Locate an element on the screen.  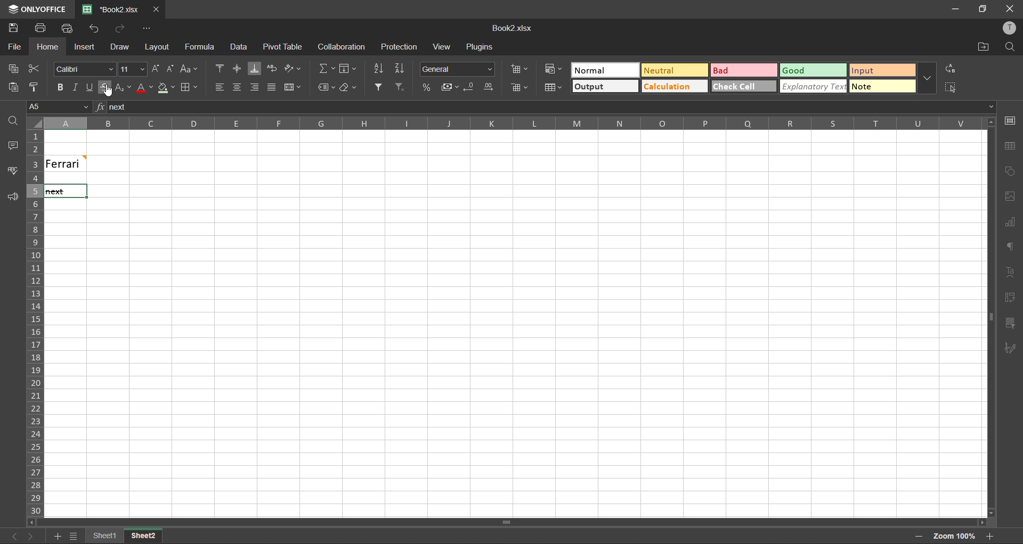
formula bar is located at coordinates (546, 107).